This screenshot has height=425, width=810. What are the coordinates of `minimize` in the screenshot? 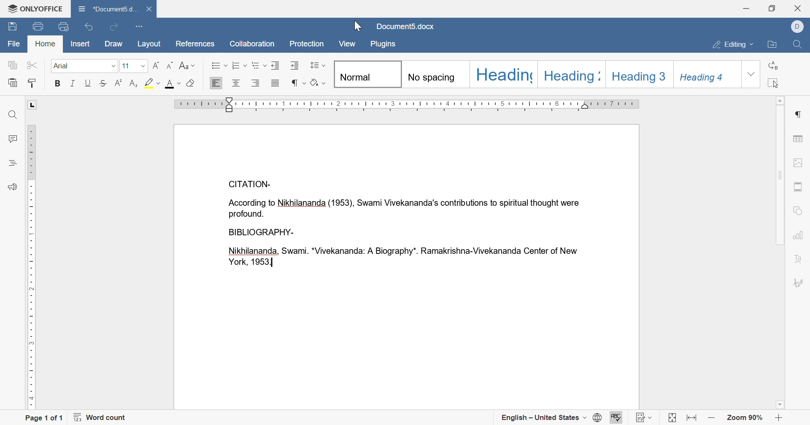 It's located at (746, 7).